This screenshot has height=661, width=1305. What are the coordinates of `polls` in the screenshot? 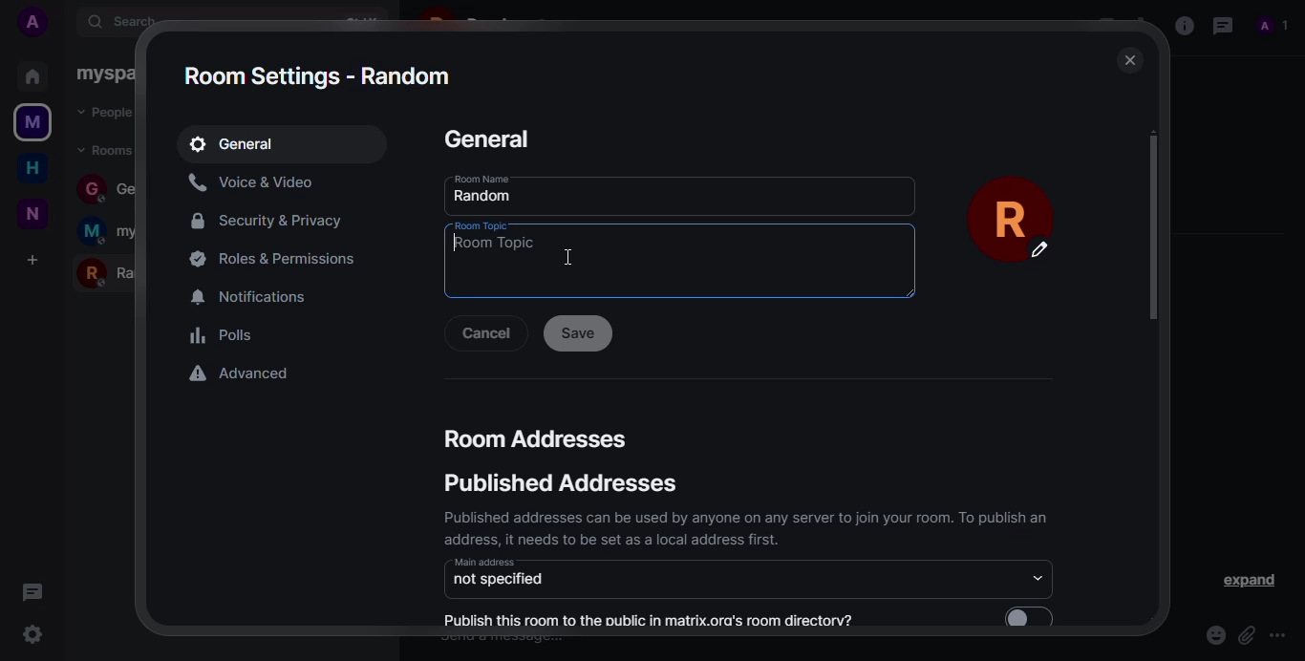 It's located at (221, 335).